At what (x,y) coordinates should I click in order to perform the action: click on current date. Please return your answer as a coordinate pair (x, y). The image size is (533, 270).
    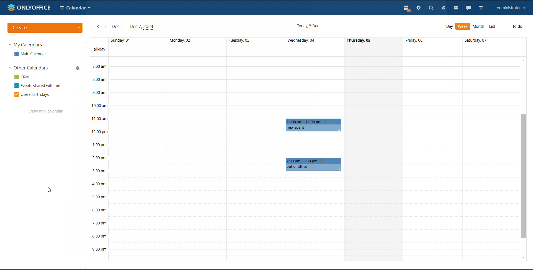
    Looking at the image, I should click on (308, 26).